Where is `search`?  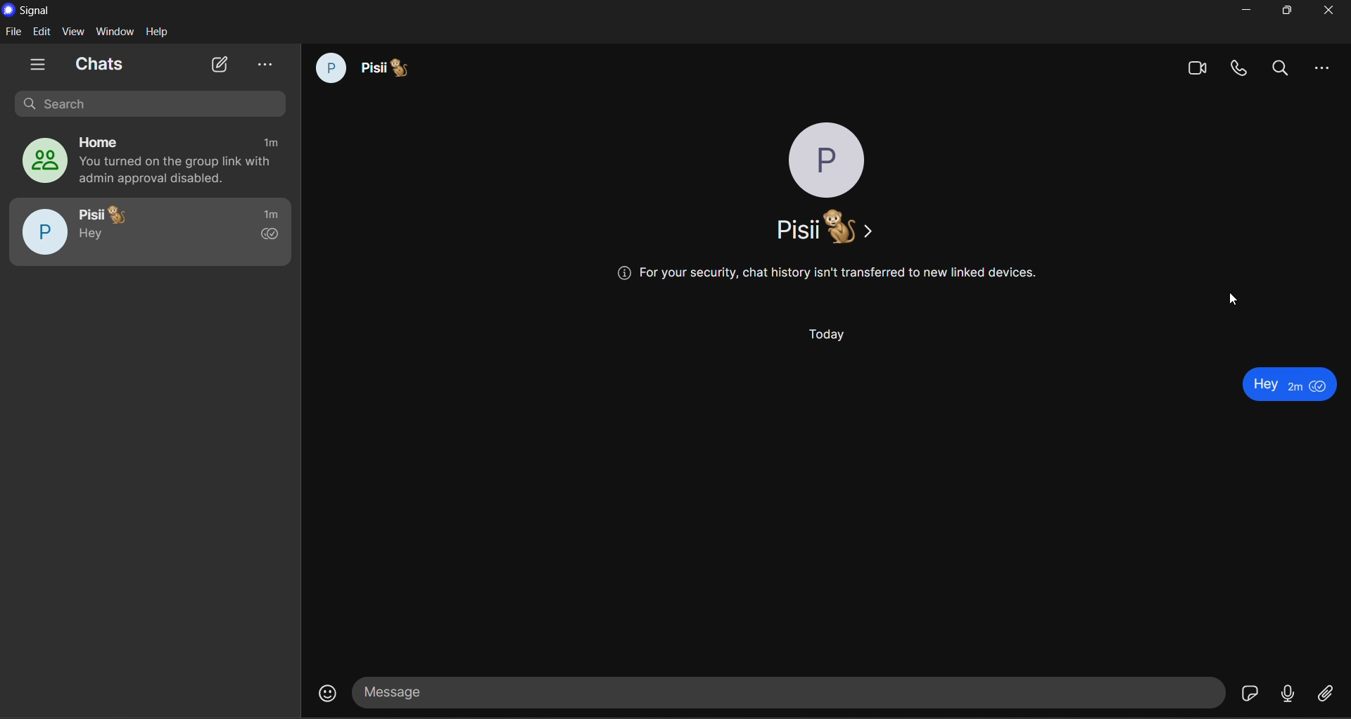
search is located at coordinates (1282, 68).